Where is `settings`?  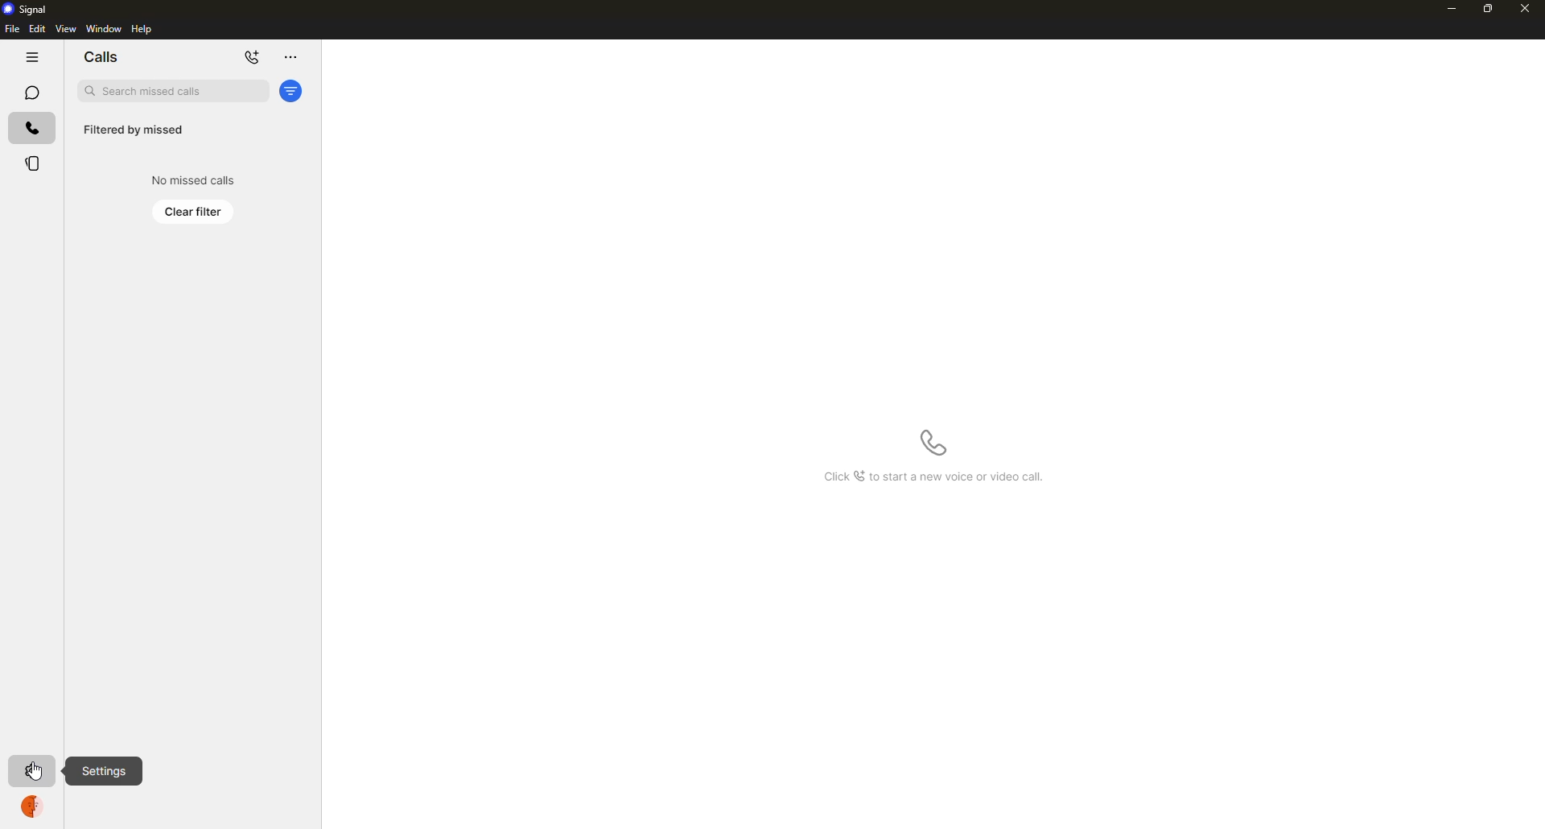
settings is located at coordinates (35, 769).